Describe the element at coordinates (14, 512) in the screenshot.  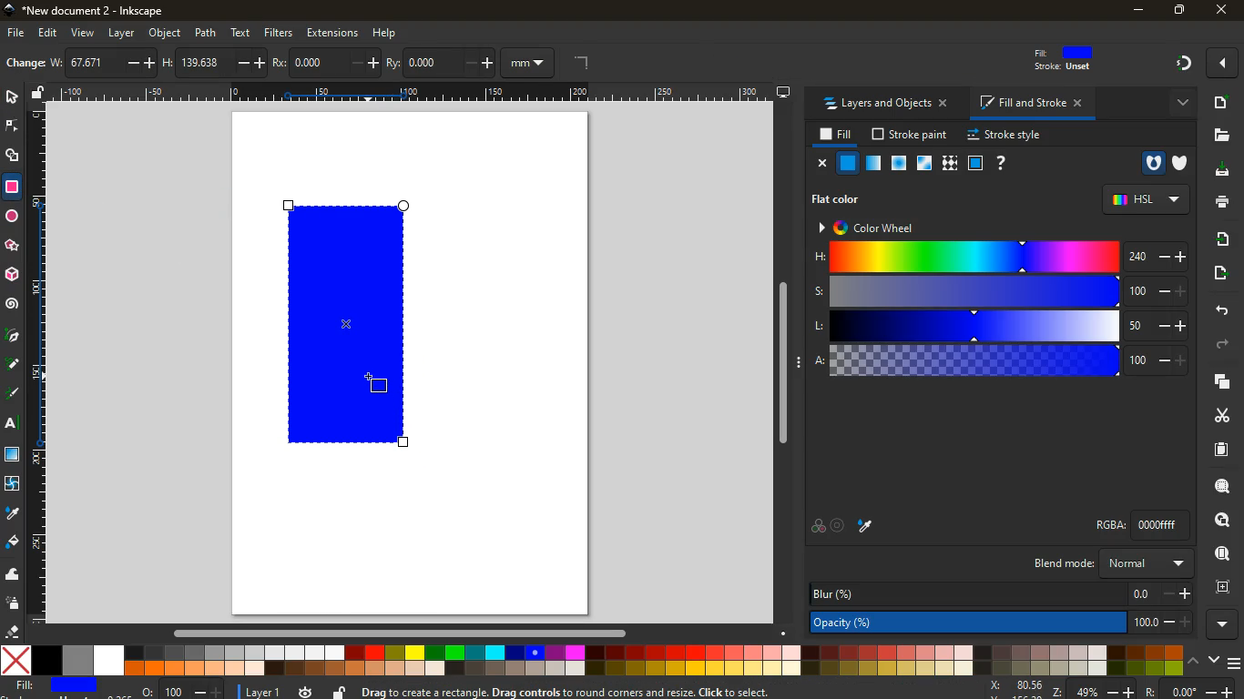
I see `drop` at that location.